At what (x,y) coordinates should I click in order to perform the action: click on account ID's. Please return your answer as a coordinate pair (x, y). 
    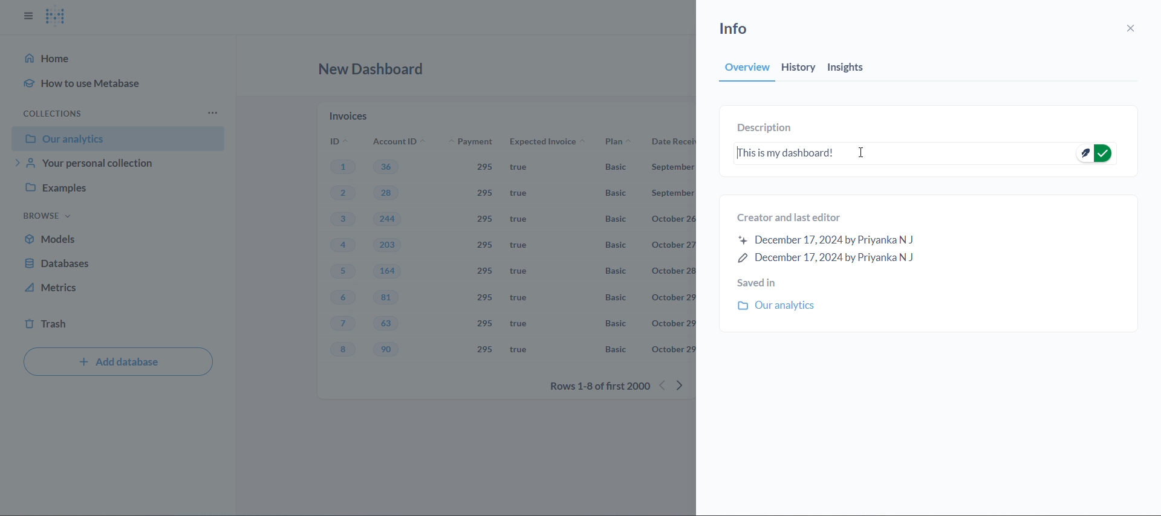
    Looking at the image, I should click on (397, 141).